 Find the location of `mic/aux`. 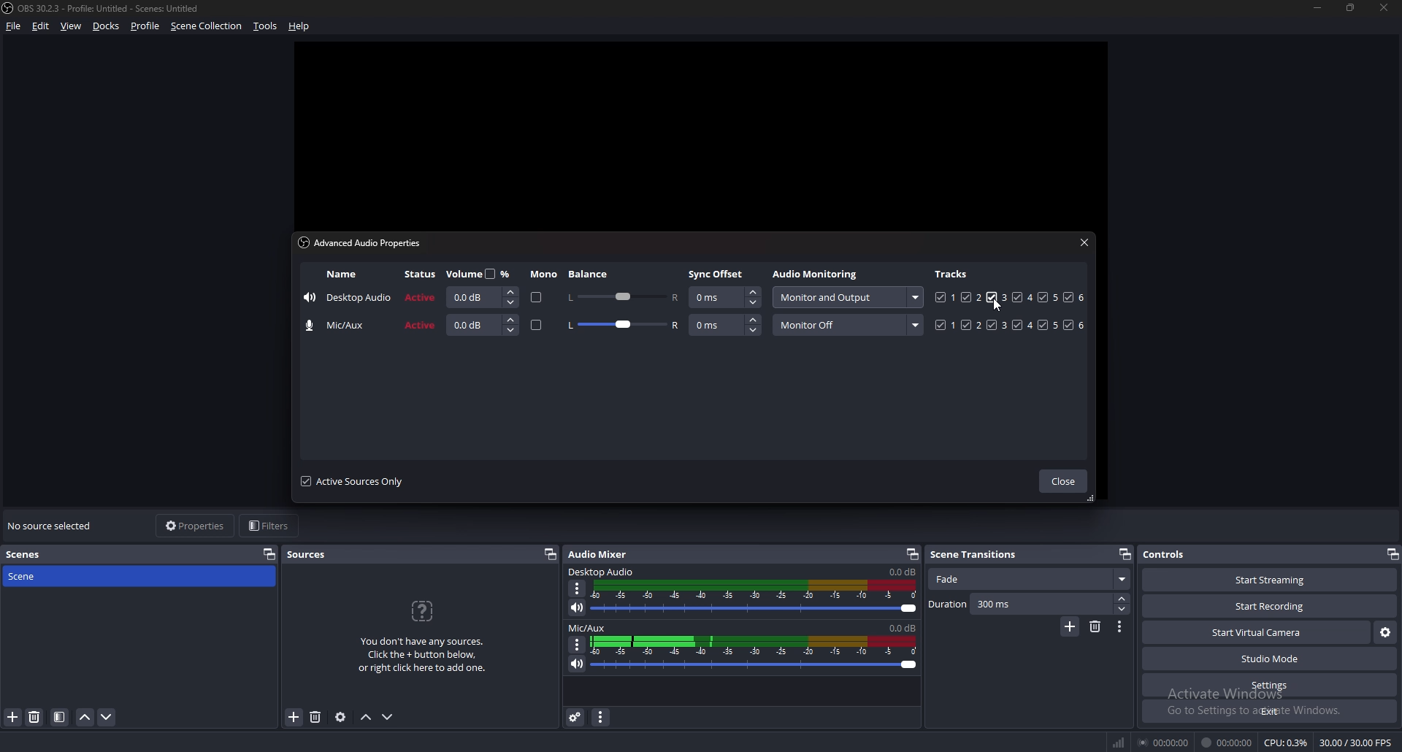

mic/aux is located at coordinates (340, 326).